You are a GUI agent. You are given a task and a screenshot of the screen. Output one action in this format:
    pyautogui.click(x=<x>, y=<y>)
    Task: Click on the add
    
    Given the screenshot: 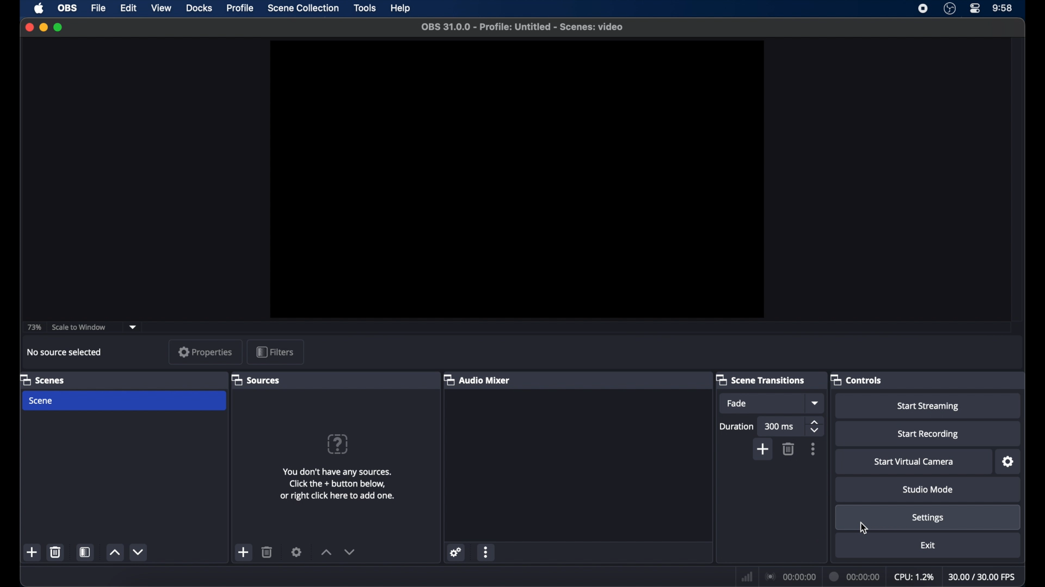 What is the action you would take?
    pyautogui.click(x=33, y=553)
    